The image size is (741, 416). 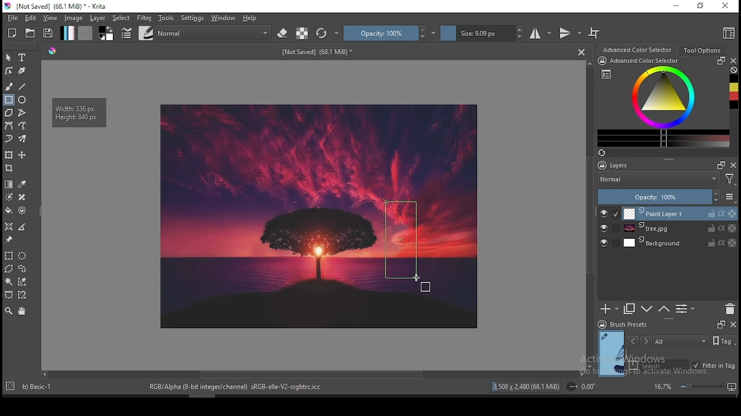 I want to click on layer, so click(x=98, y=18).